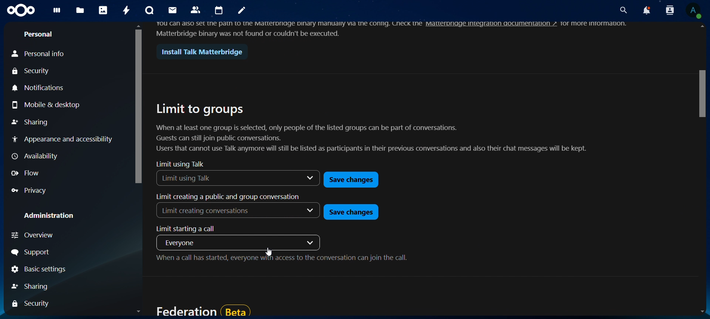  I want to click on view profile, so click(694, 11).